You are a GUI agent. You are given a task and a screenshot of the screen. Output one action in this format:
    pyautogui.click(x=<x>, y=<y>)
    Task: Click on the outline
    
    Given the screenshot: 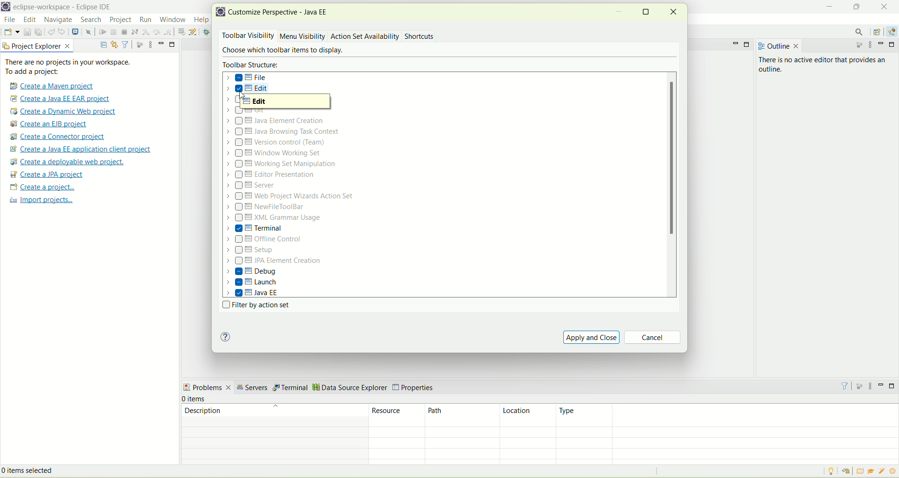 What is the action you would take?
    pyautogui.click(x=777, y=44)
    